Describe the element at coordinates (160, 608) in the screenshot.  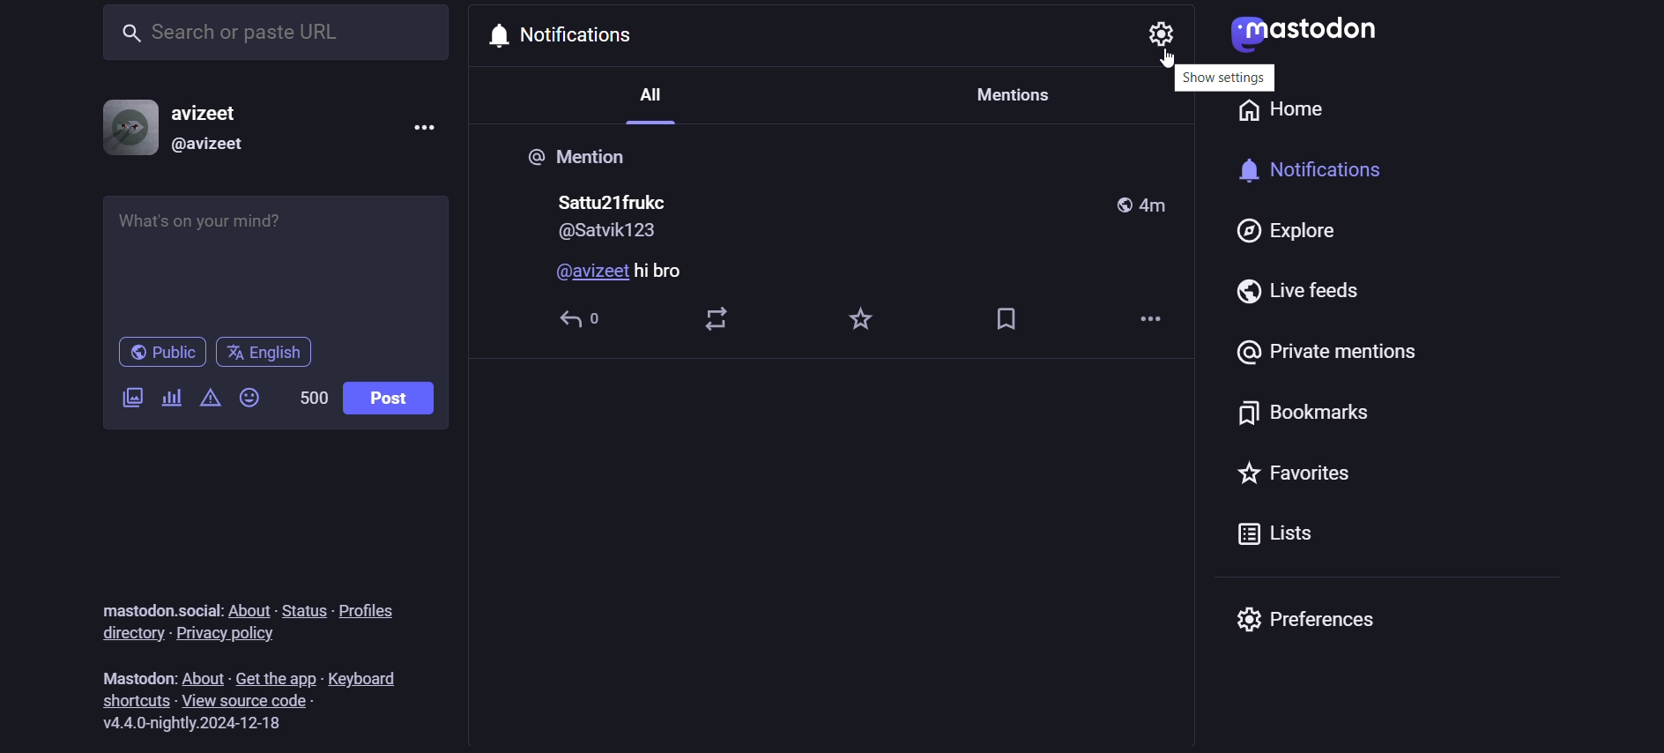
I see `mastodon.social` at that location.